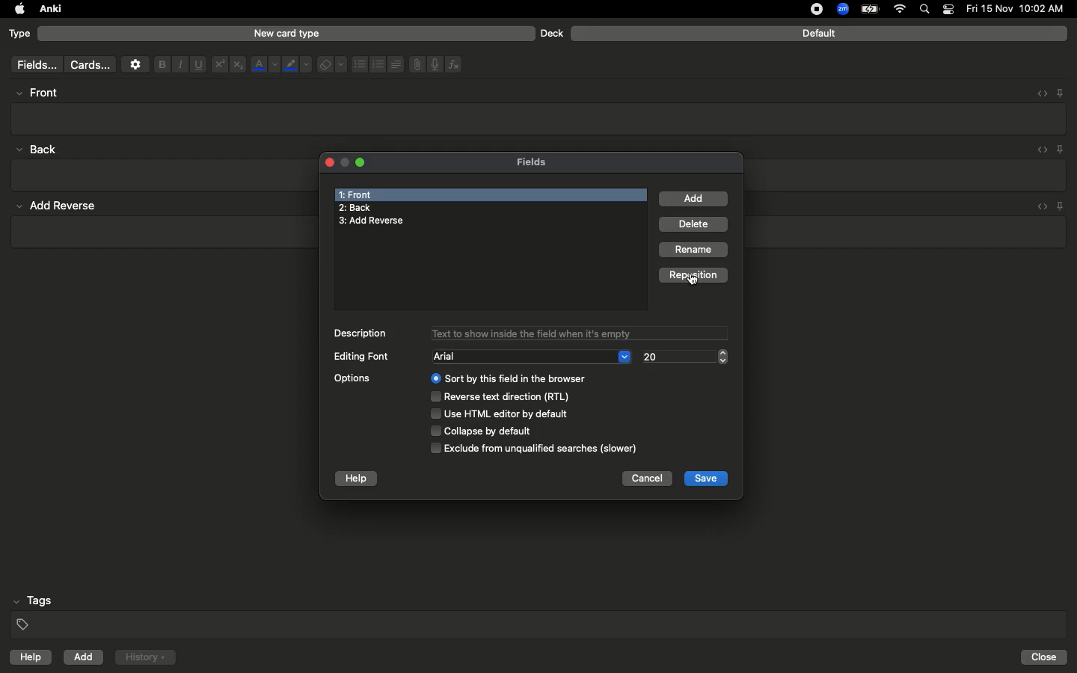 The image size is (1077, 673). Describe the element at coordinates (85, 657) in the screenshot. I see `Add` at that location.